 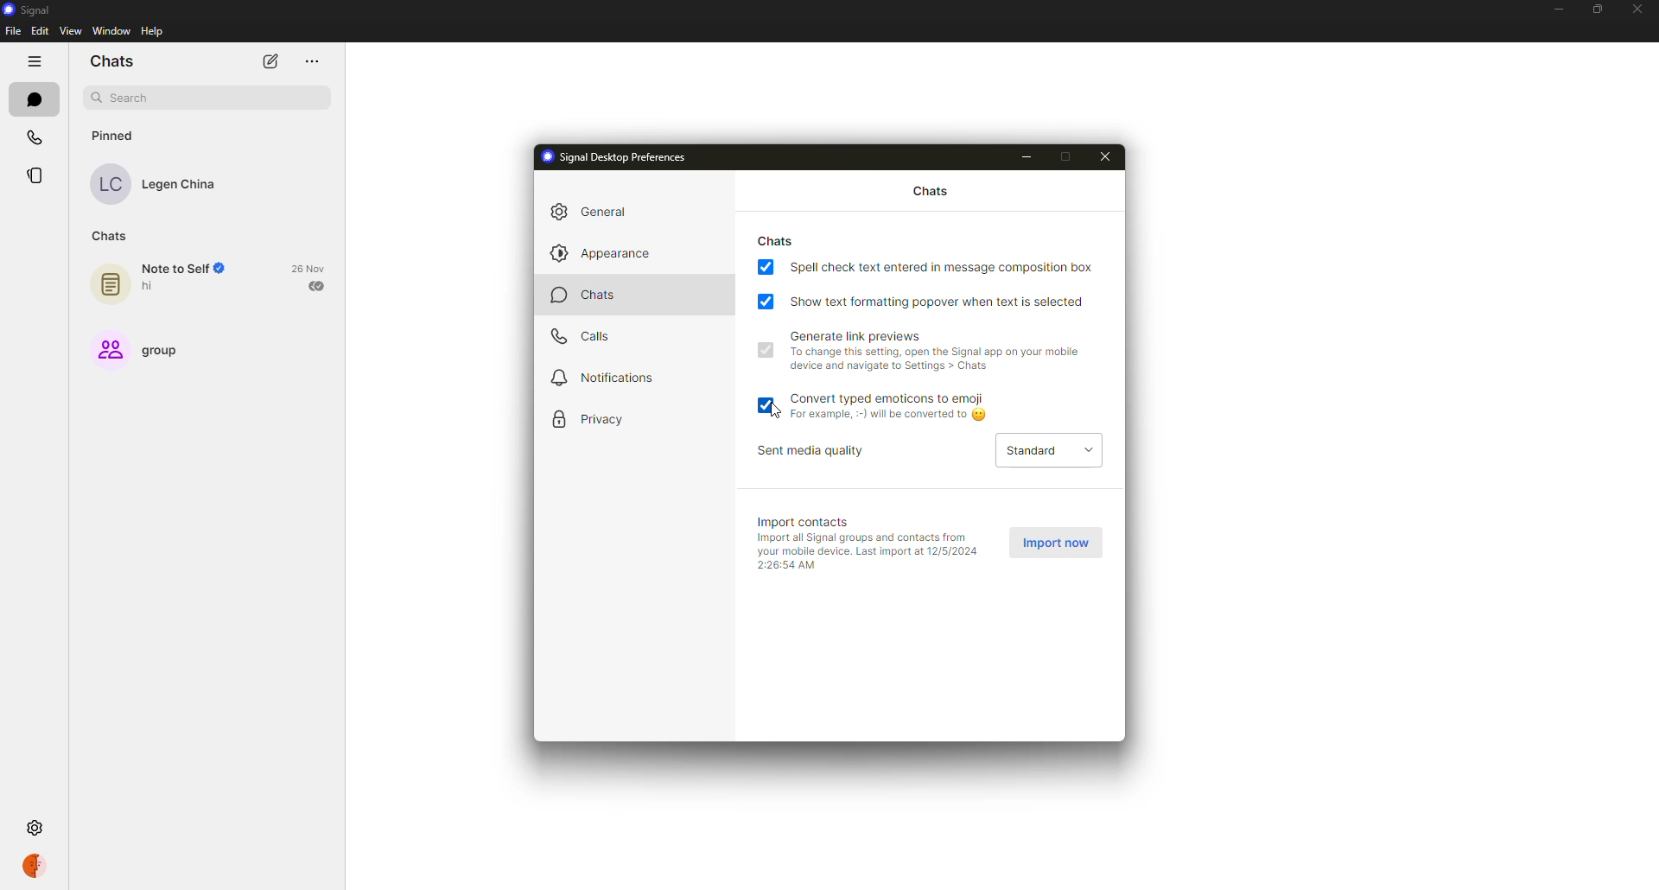 What do you see at coordinates (591, 295) in the screenshot?
I see `chats` at bounding box center [591, 295].